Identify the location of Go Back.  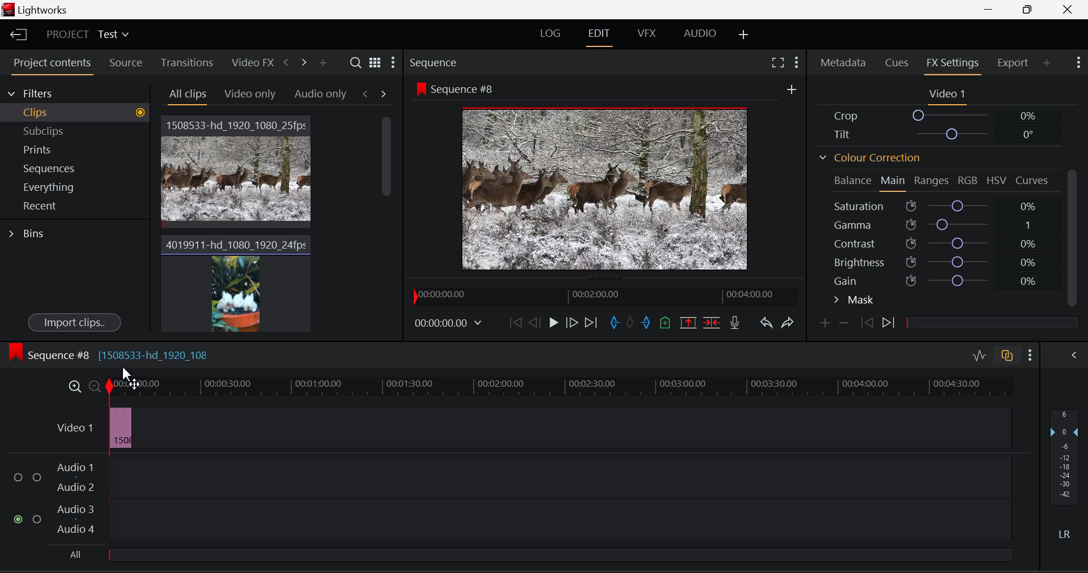
(534, 323).